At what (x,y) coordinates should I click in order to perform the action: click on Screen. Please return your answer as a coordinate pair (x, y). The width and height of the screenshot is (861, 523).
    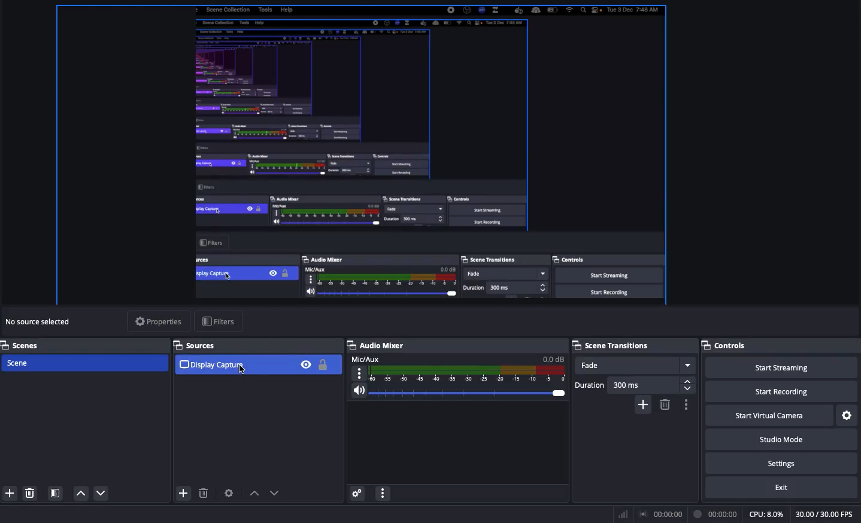
    Looking at the image, I should click on (359, 155).